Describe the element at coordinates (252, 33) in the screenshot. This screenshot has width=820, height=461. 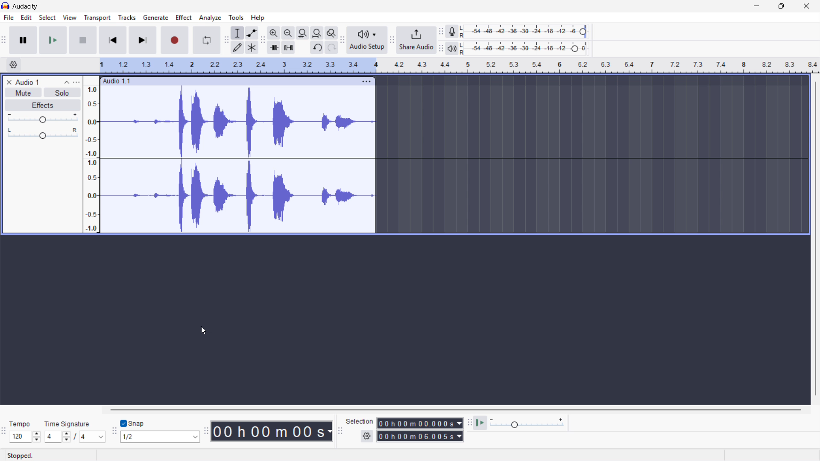
I see `Envelope tool` at that location.